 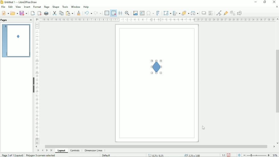 I want to click on Scaling factor, so click(x=223, y=155).